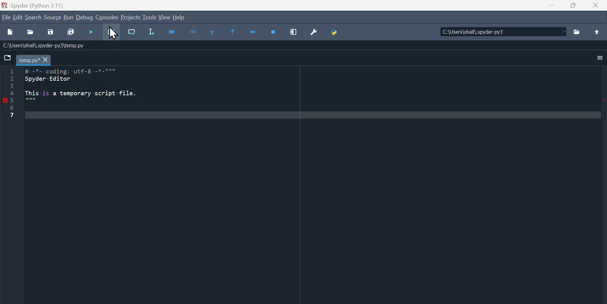 The image size is (607, 304). What do you see at coordinates (114, 33) in the screenshot?
I see `cursor` at bounding box center [114, 33].